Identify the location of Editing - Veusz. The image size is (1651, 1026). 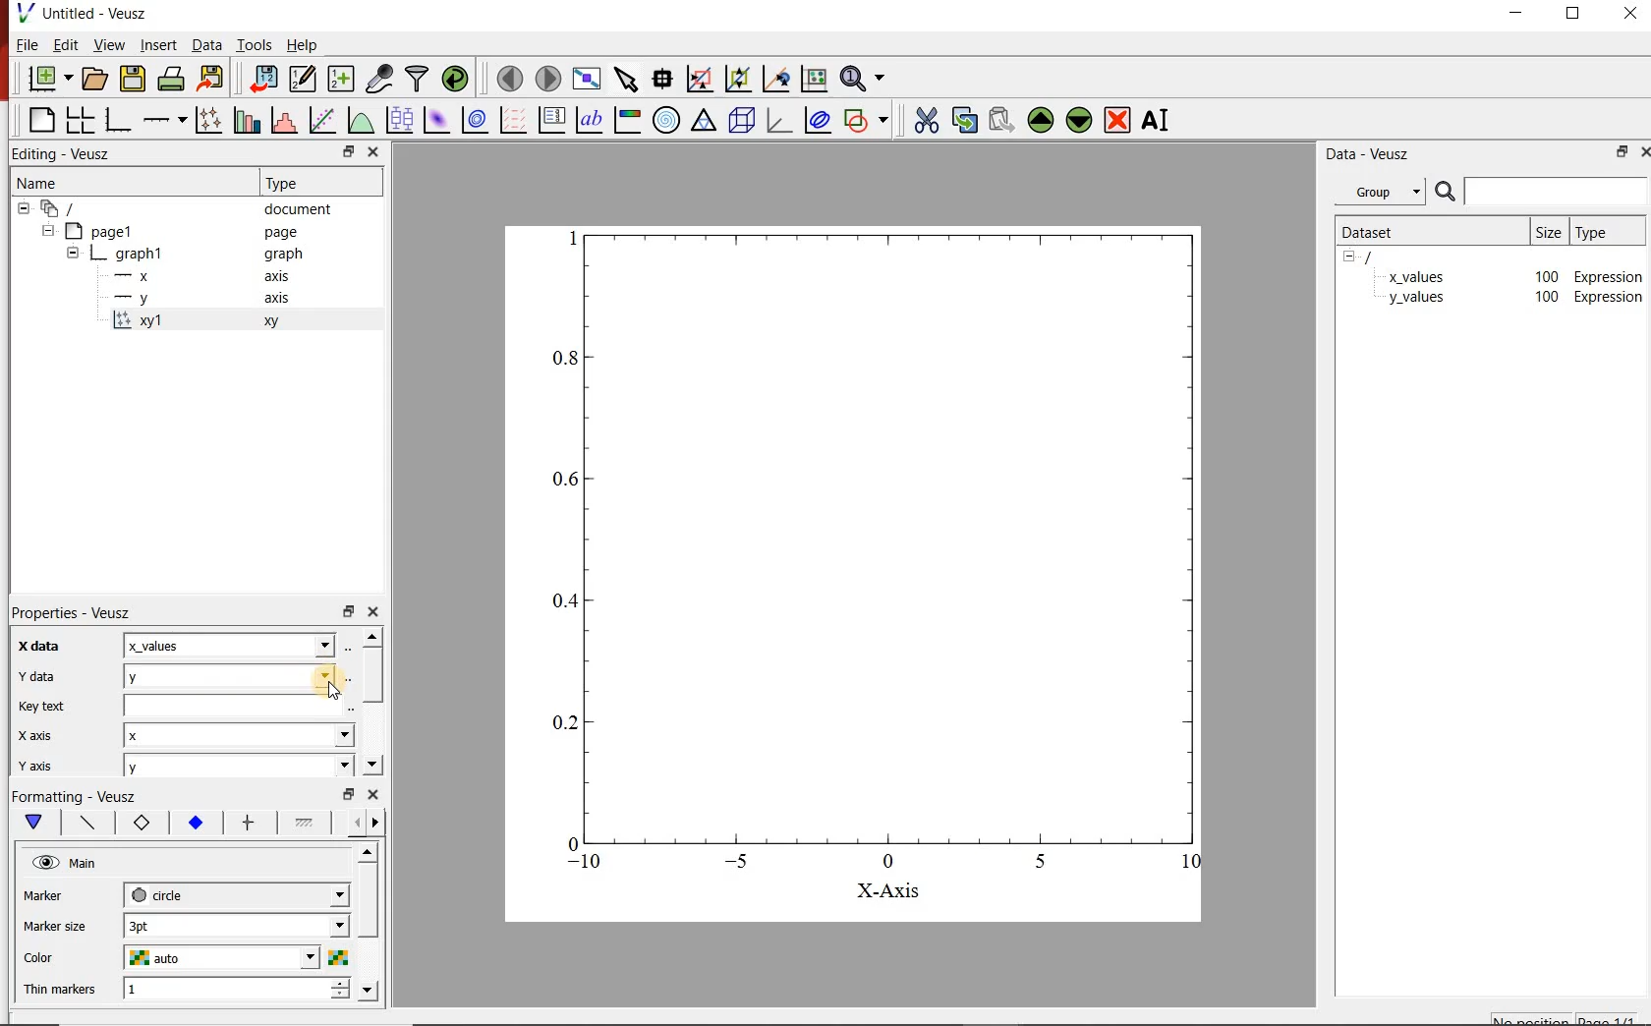
(63, 154).